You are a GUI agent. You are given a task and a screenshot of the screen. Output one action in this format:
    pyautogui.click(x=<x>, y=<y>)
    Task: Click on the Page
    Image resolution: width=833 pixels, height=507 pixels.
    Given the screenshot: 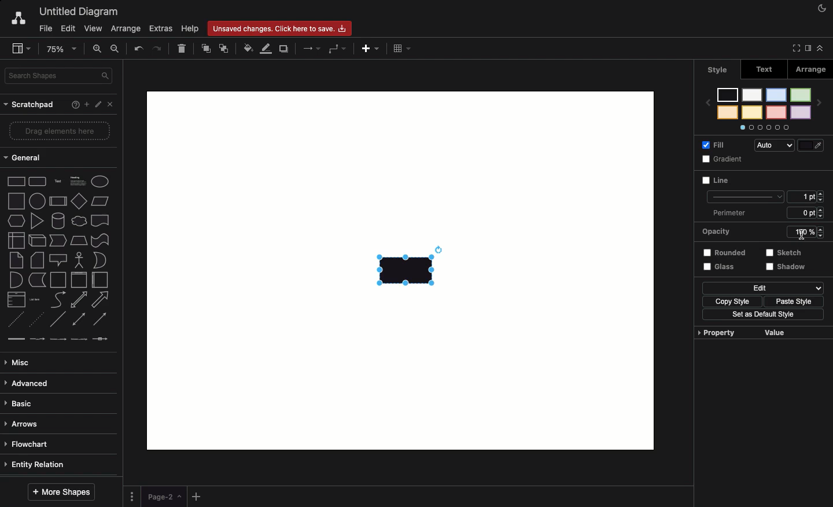 What is the action you would take?
    pyautogui.click(x=164, y=497)
    